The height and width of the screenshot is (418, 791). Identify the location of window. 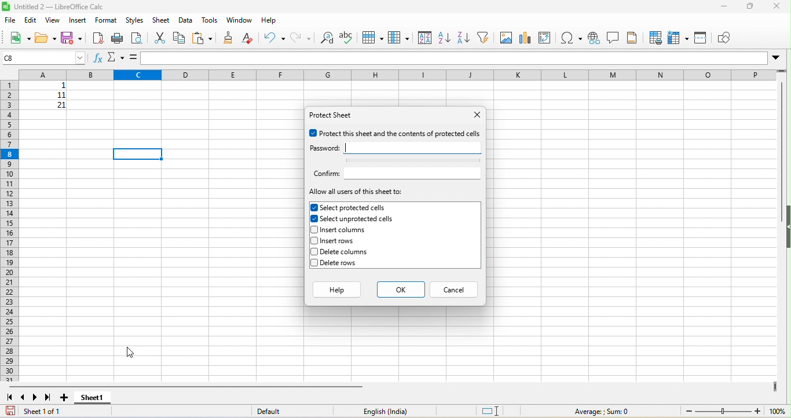
(239, 21).